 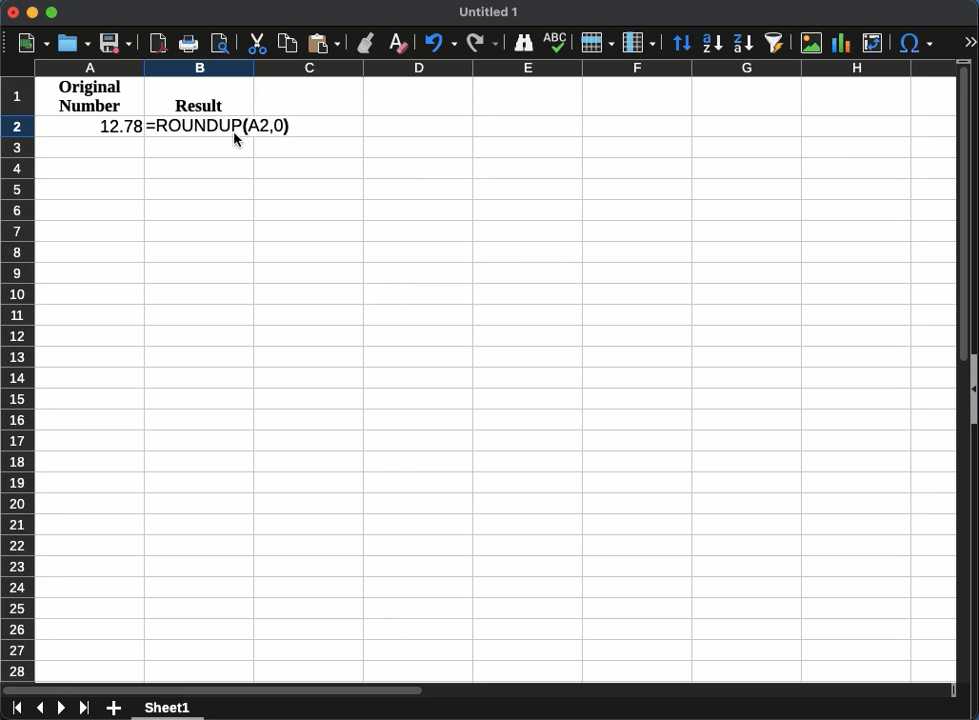 What do you see at coordinates (114, 708) in the screenshot?
I see `add sheet` at bounding box center [114, 708].